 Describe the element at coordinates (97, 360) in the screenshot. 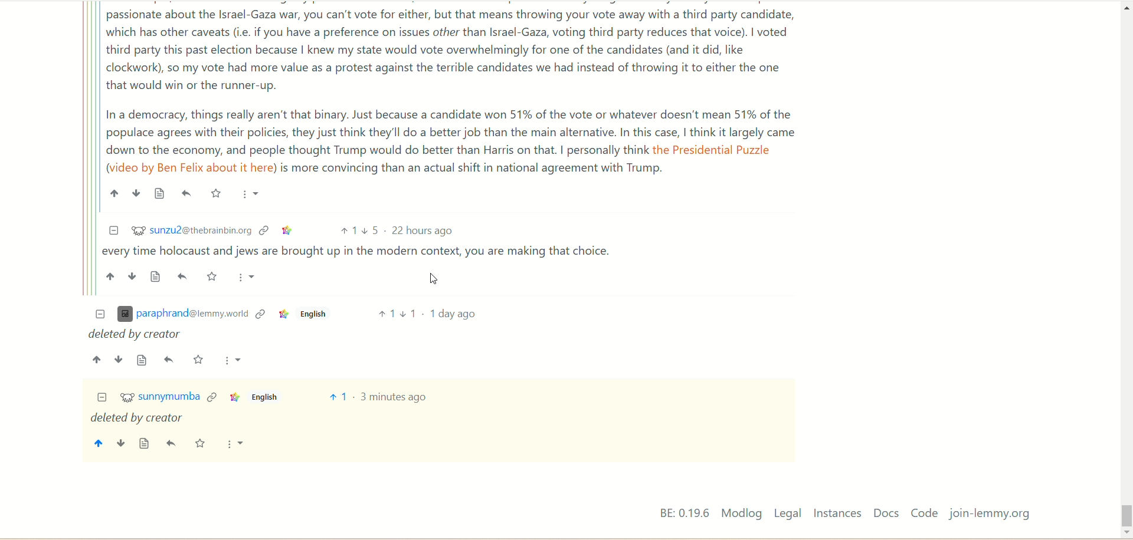

I see `Upvote` at that location.